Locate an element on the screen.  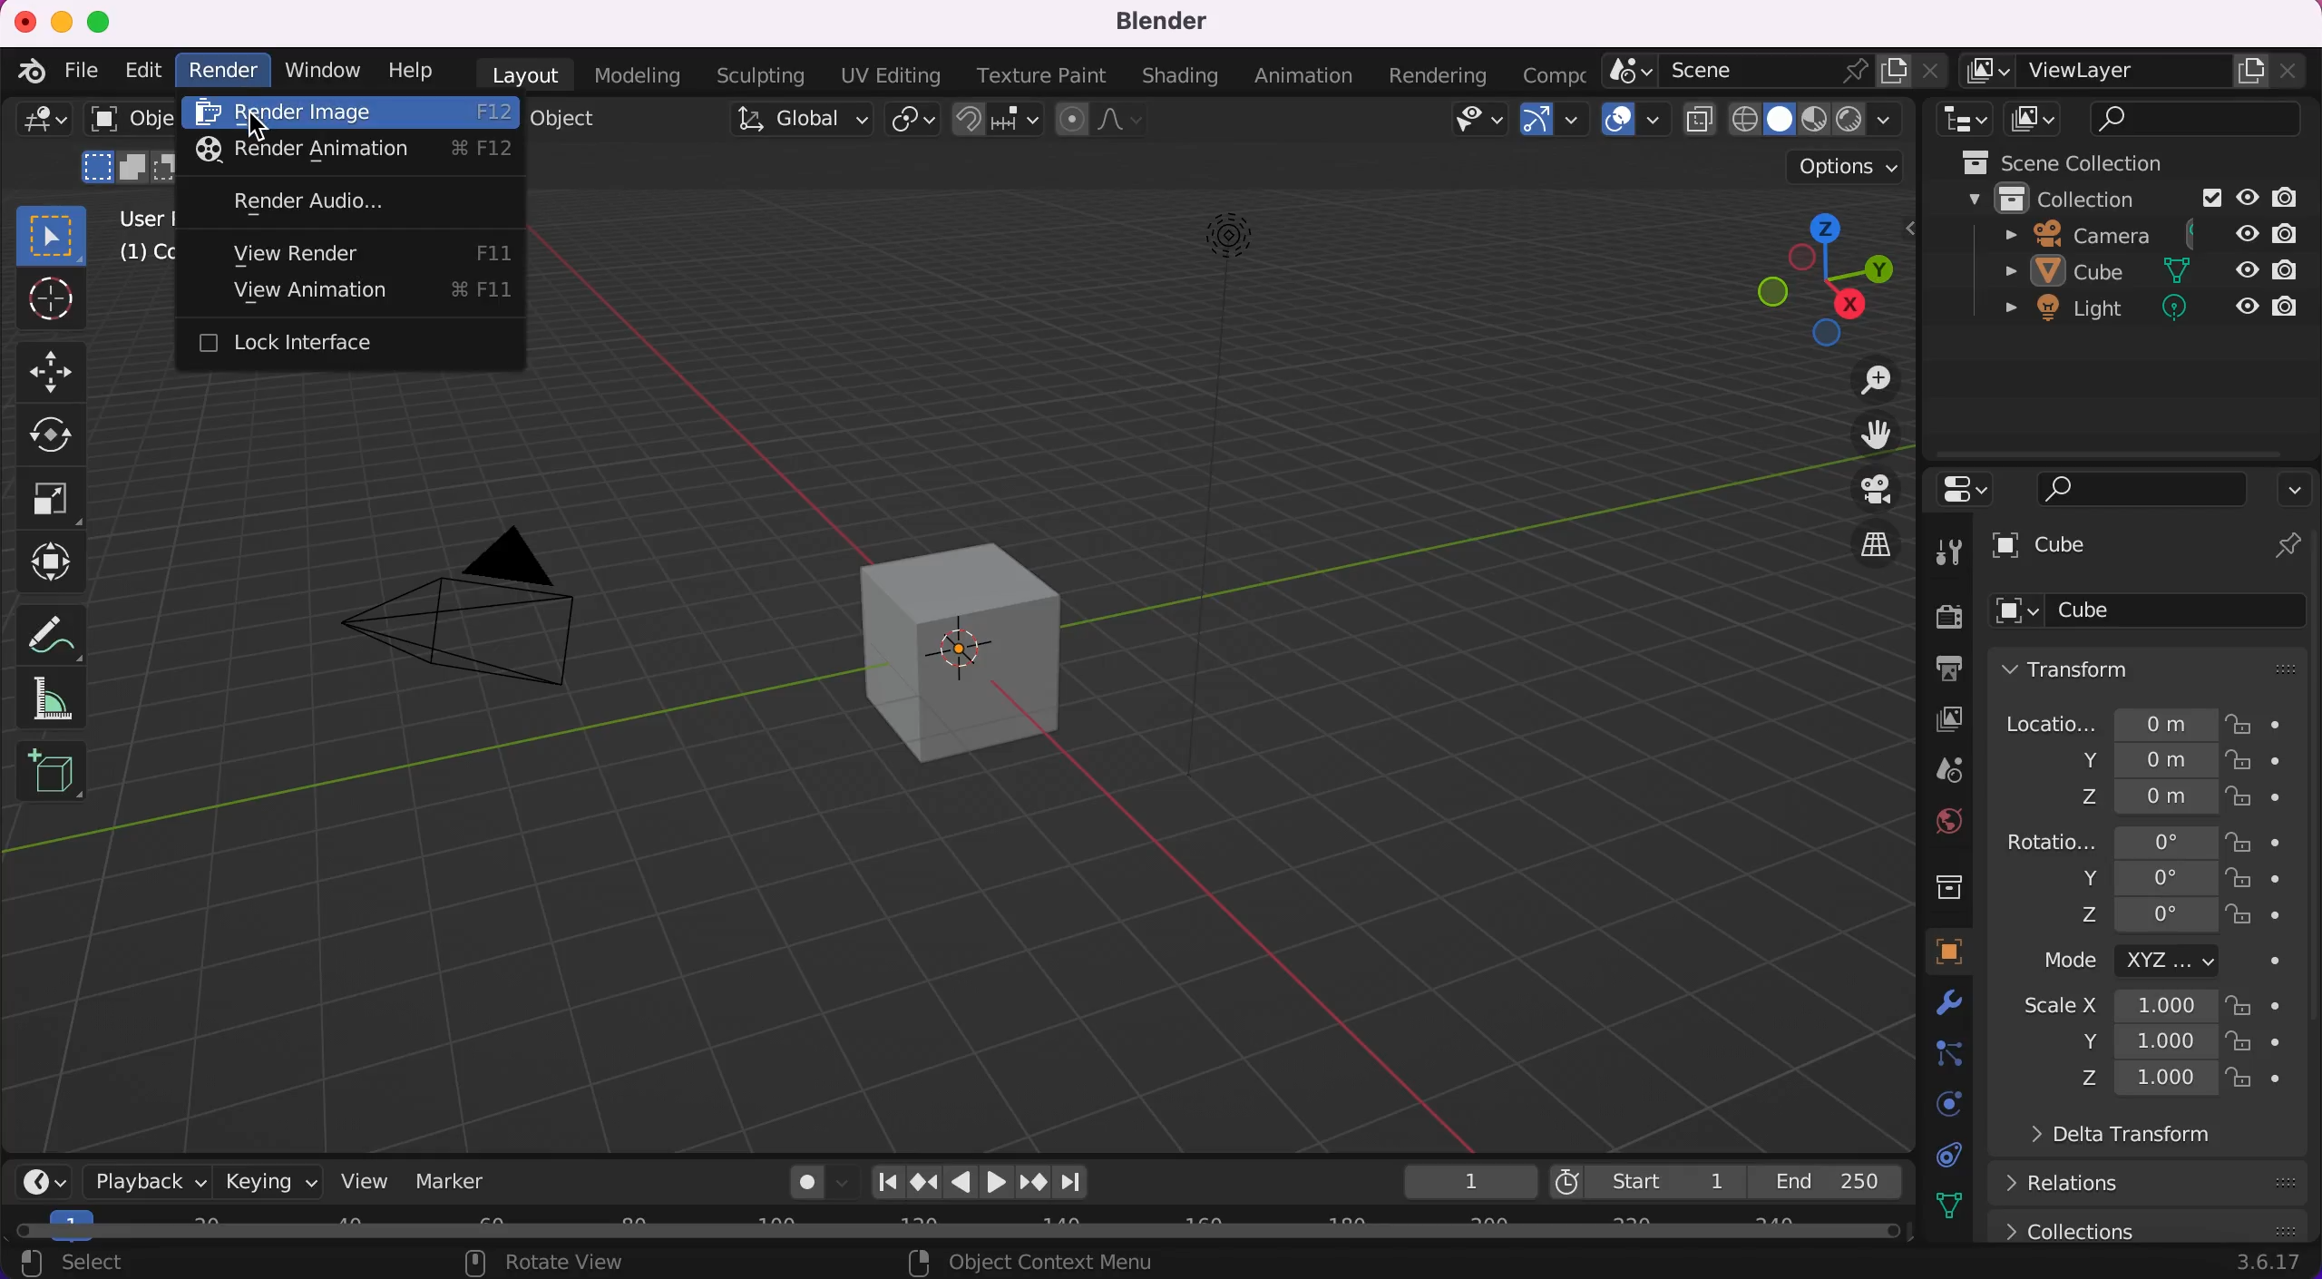
lock is located at coordinates (2254, 724).